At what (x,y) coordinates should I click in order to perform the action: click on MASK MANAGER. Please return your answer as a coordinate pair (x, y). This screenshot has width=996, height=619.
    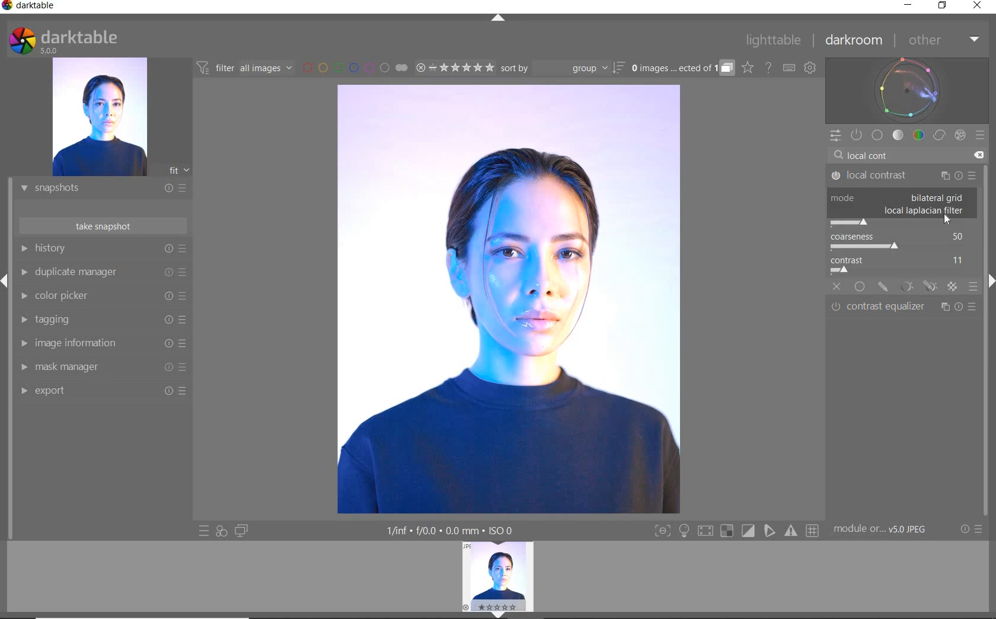
    Looking at the image, I should click on (98, 367).